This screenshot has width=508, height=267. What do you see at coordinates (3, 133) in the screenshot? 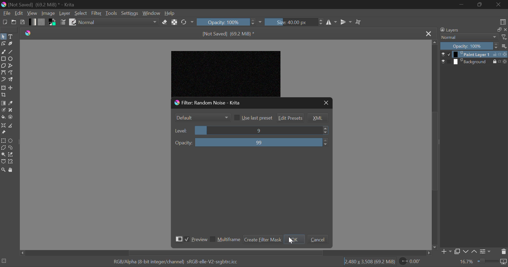
I see `Reference Images` at bounding box center [3, 133].